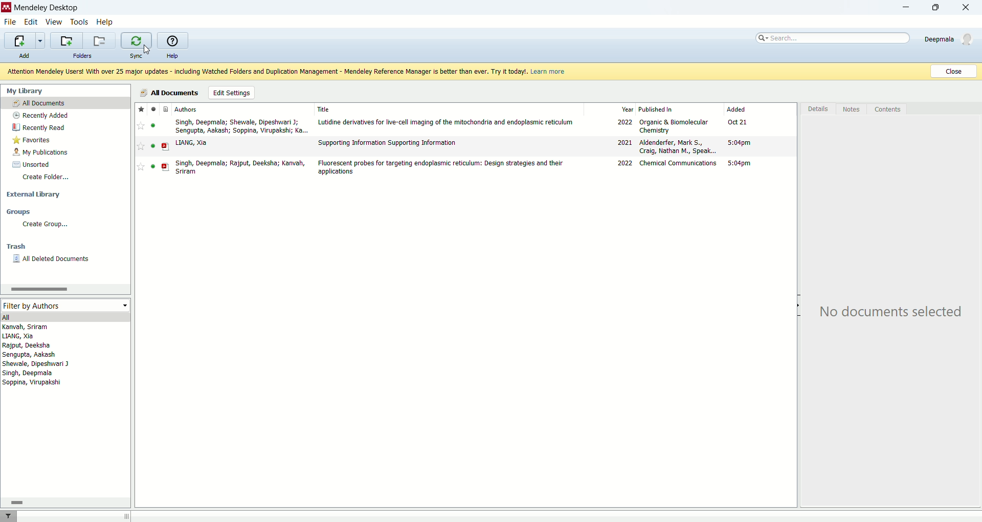 The image size is (982, 522). I want to click on authors, so click(243, 110).